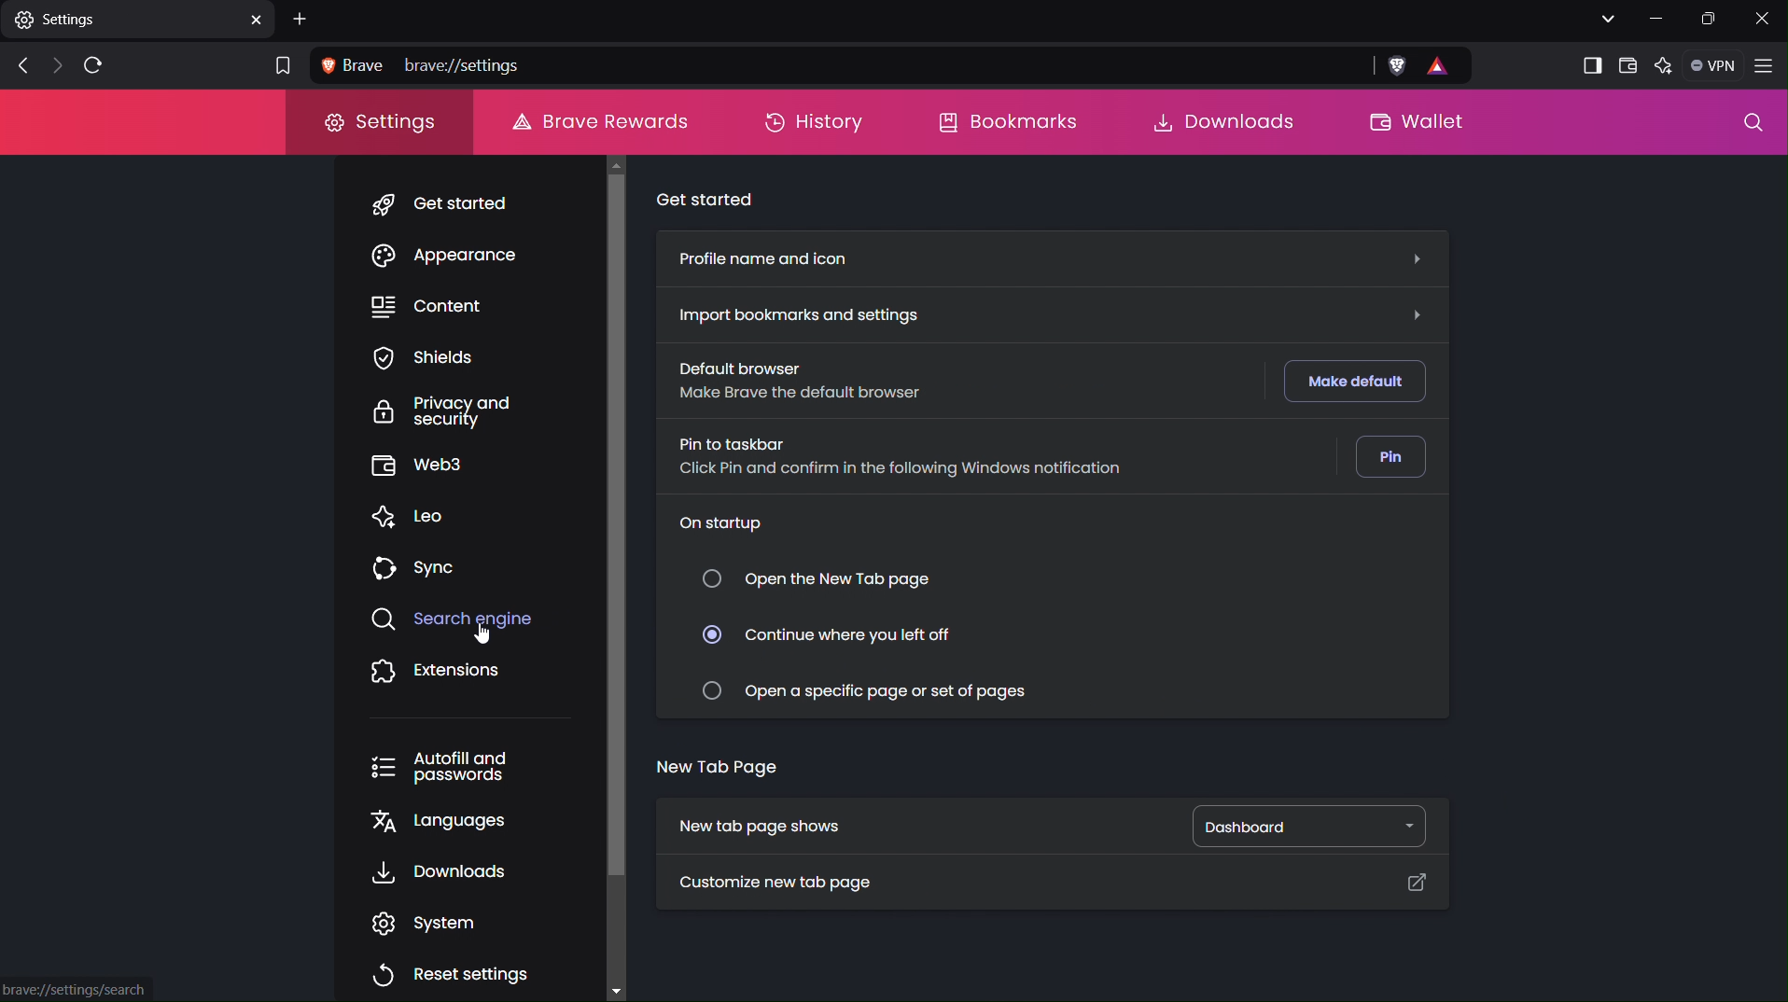  What do you see at coordinates (788, 884) in the screenshot?
I see `Customize new tab page` at bounding box center [788, 884].